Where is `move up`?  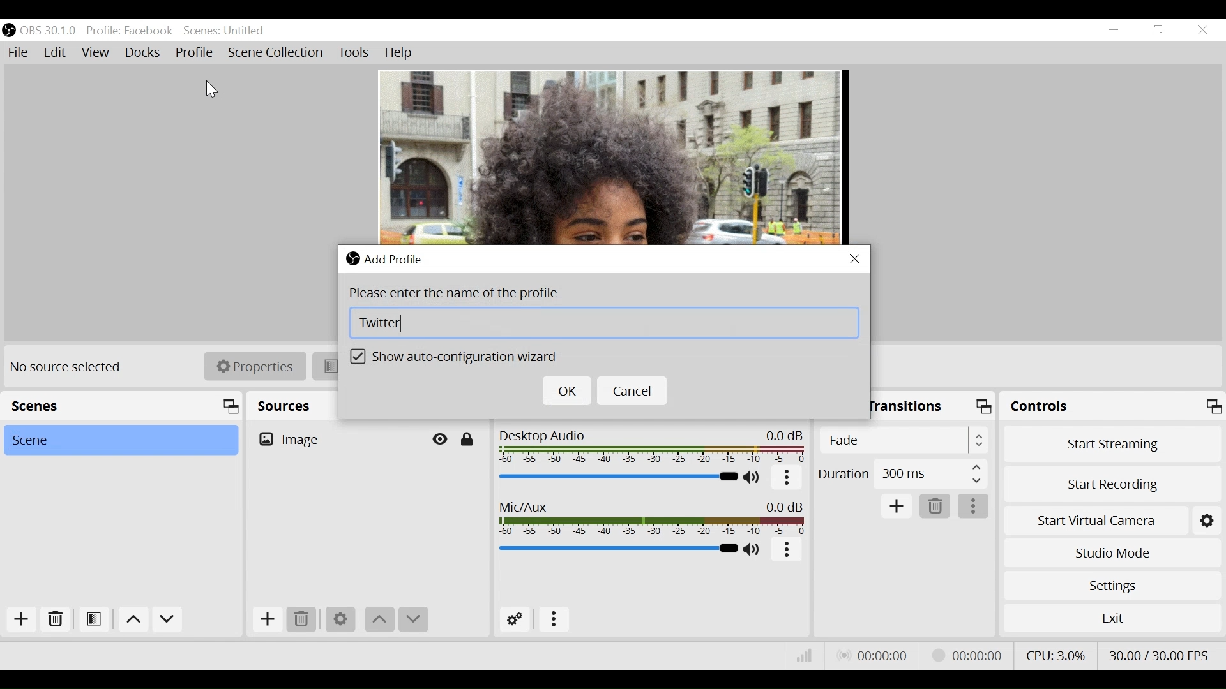 move up is located at coordinates (133, 620).